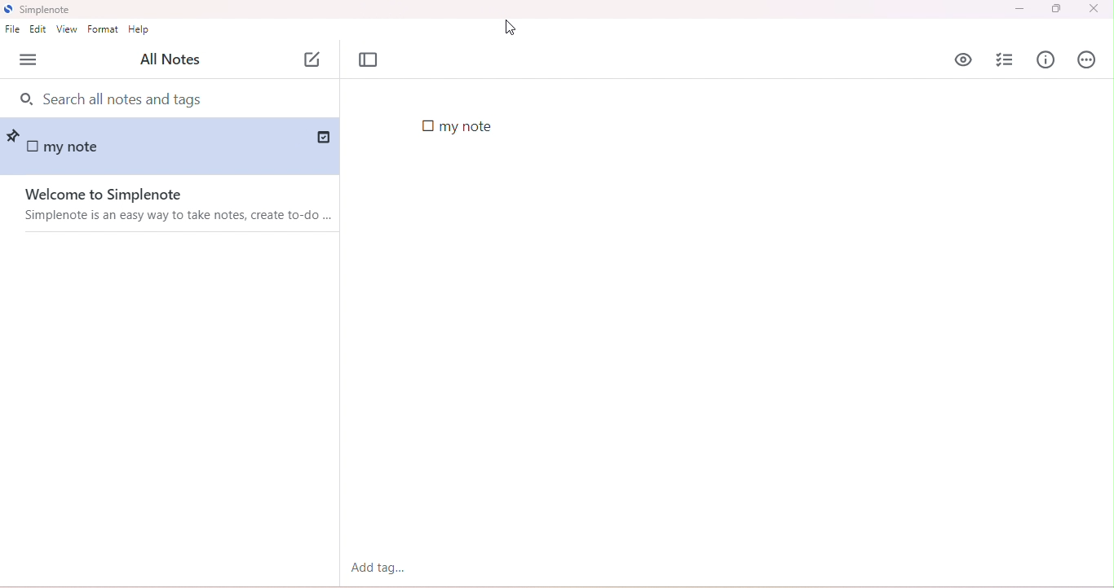 The image size is (1114, 588). What do you see at coordinates (1057, 9) in the screenshot?
I see `maximize` at bounding box center [1057, 9].